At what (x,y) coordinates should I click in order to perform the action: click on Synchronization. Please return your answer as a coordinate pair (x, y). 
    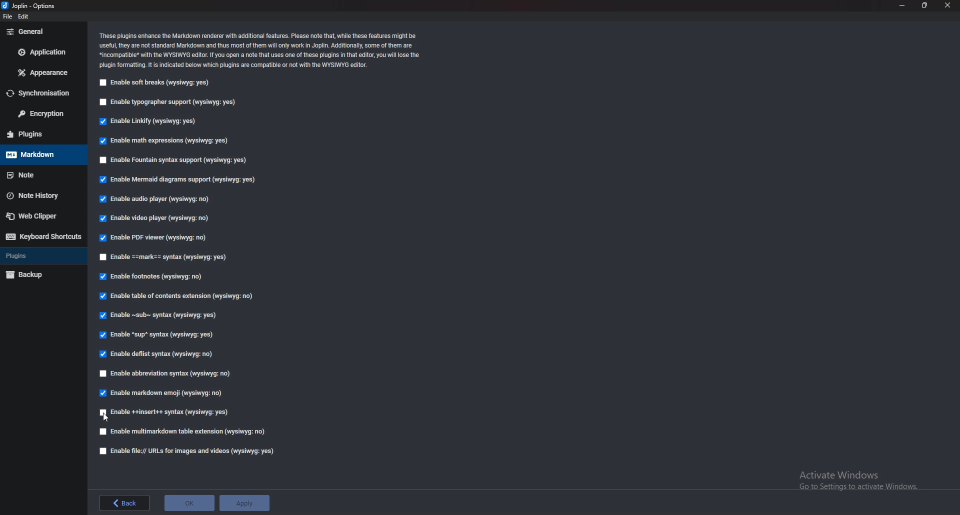
    Looking at the image, I should click on (39, 94).